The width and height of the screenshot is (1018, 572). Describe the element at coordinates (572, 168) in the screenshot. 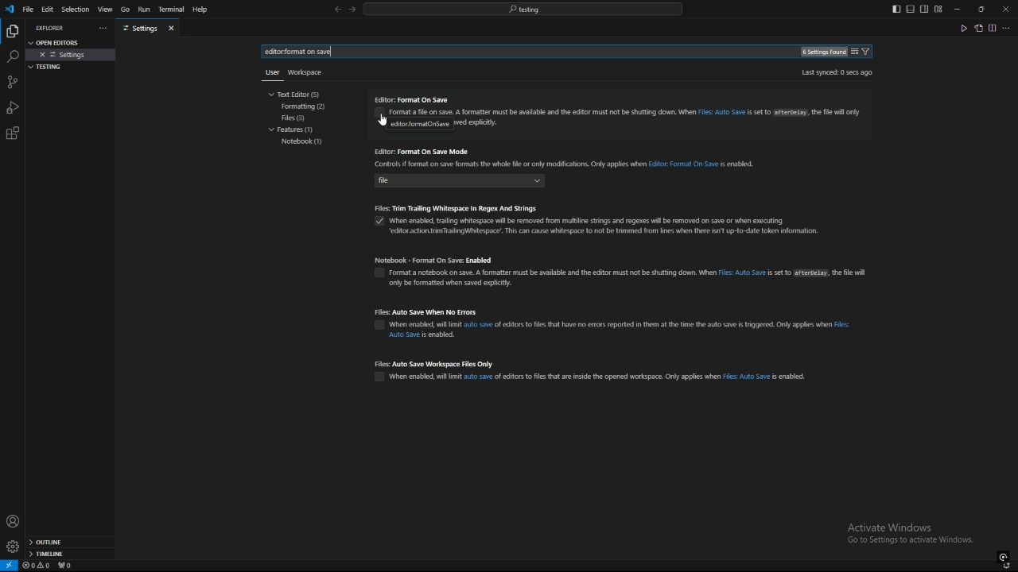

I see `editor format on save mode` at that location.